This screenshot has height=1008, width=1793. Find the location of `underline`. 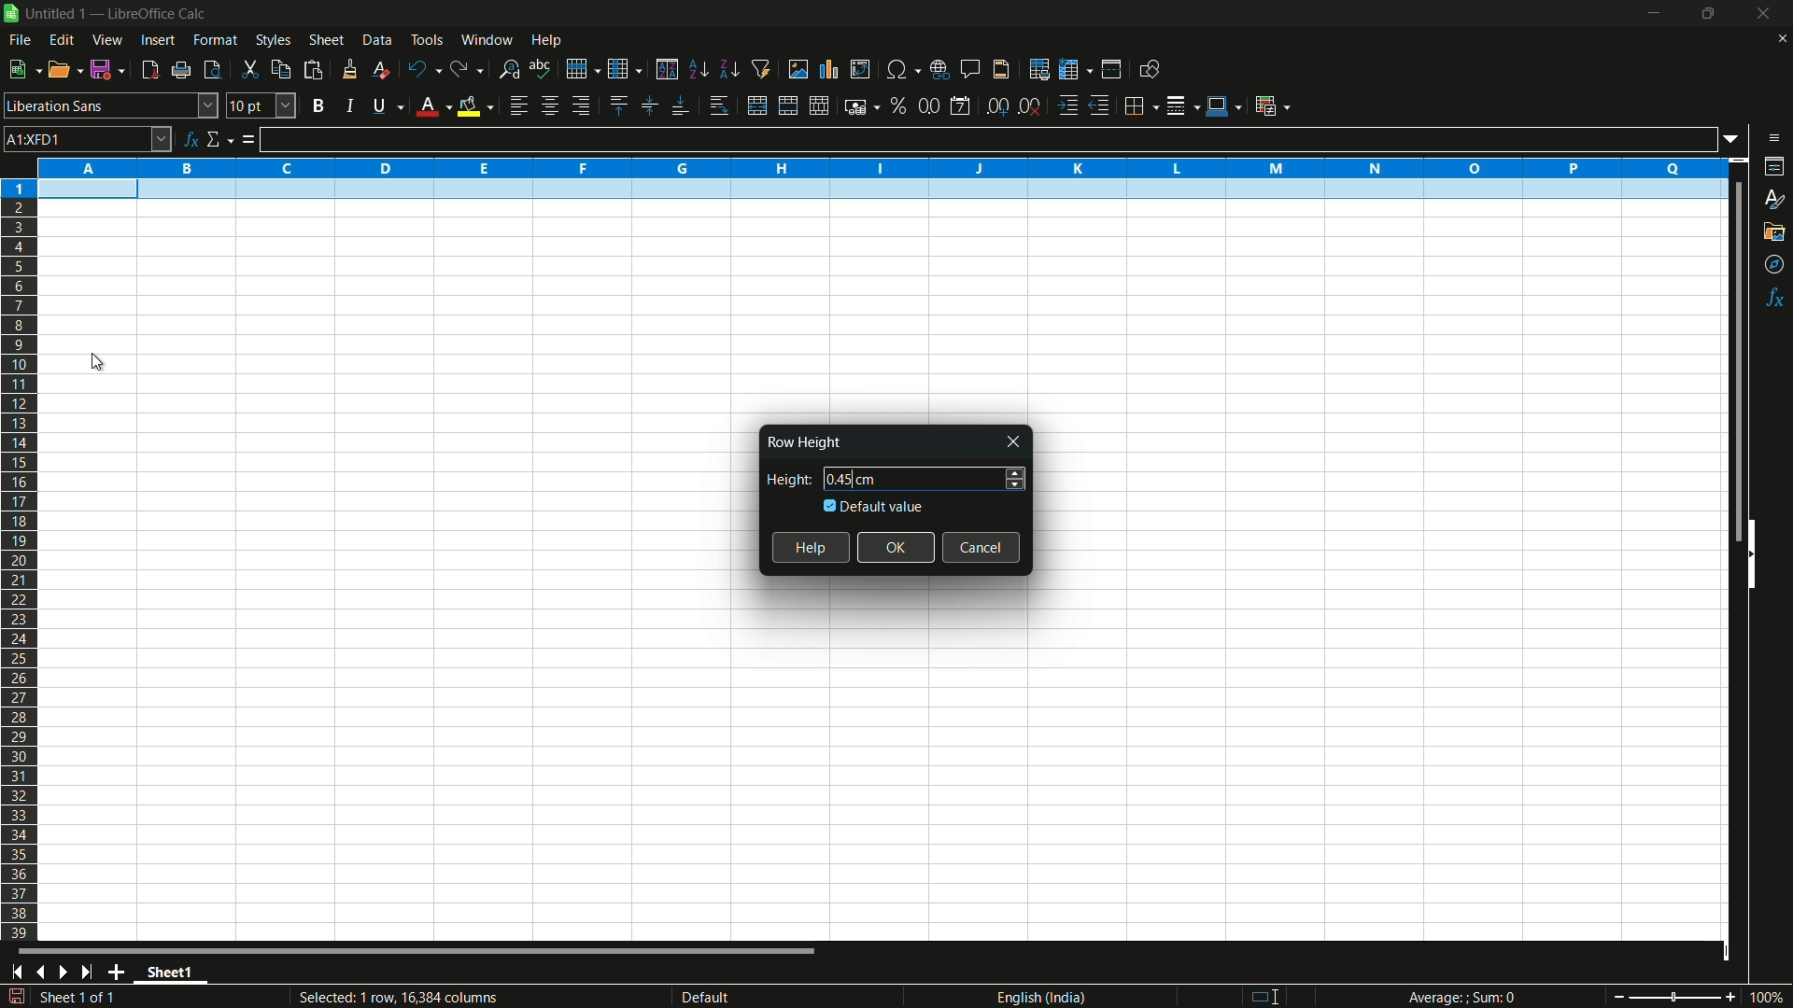

underline is located at coordinates (384, 107).